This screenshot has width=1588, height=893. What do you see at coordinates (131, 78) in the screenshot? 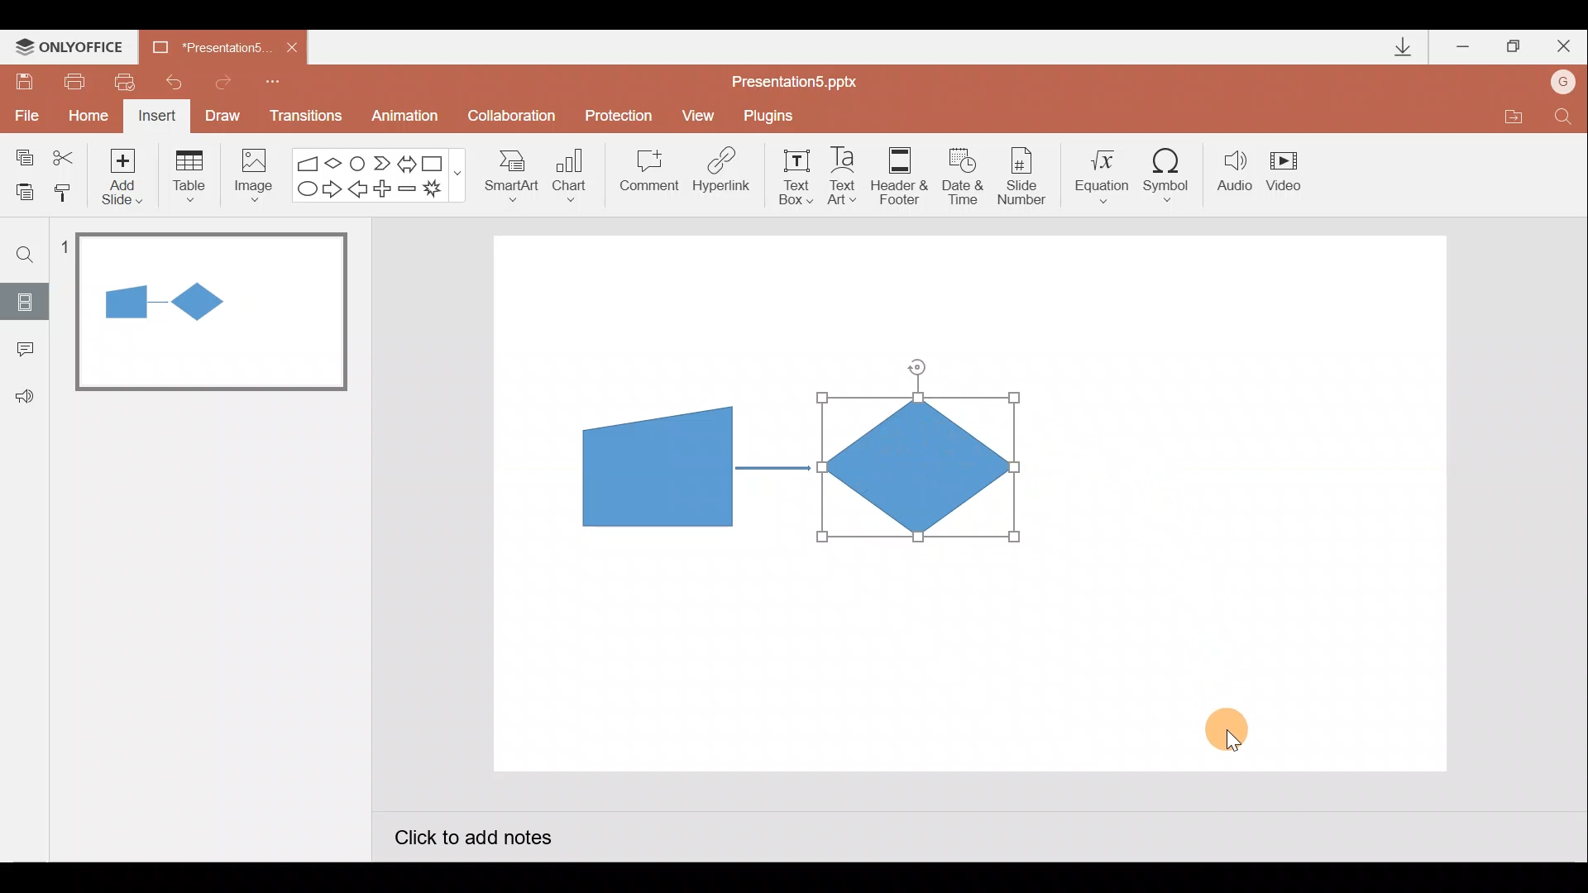
I see `Quick print` at bounding box center [131, 78].